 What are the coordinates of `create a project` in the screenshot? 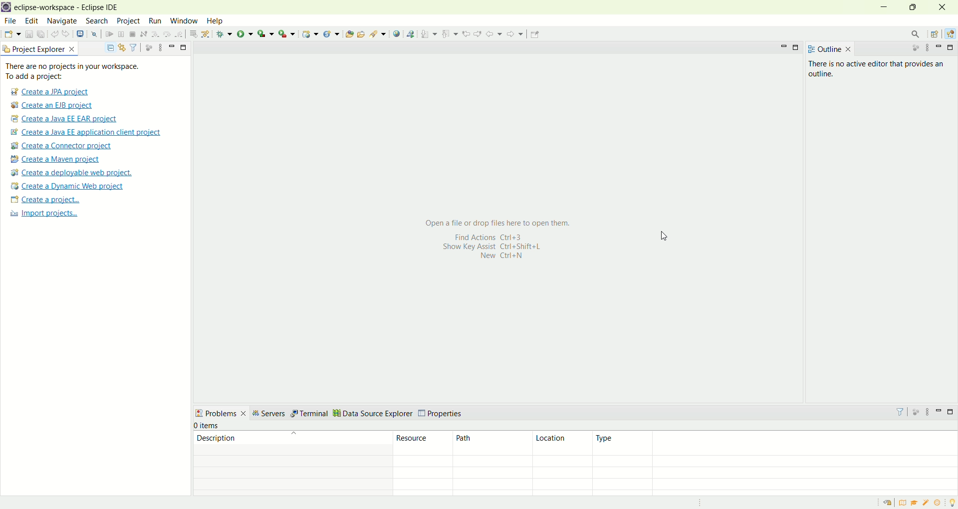 It's located at (45, 201).